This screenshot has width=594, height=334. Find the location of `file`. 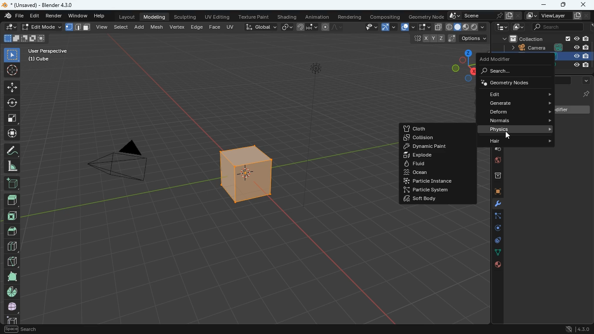

file is located at coordinates (14, 16).